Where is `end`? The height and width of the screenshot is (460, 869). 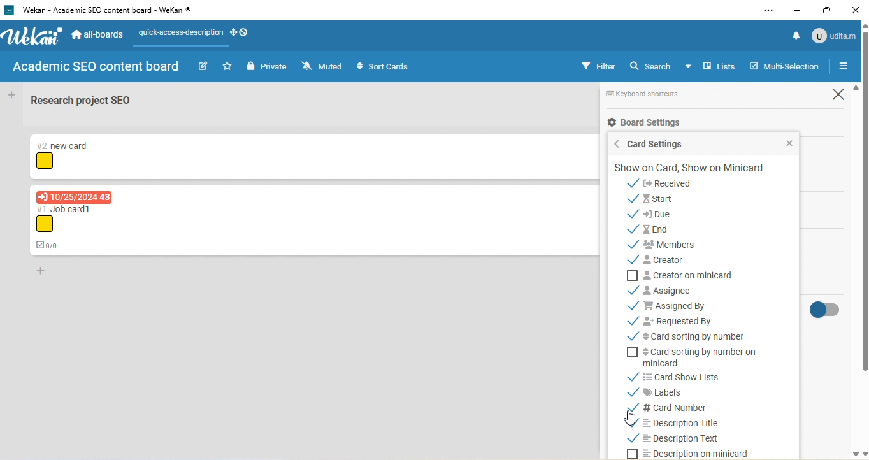
end is located at coordinates (655, 230).